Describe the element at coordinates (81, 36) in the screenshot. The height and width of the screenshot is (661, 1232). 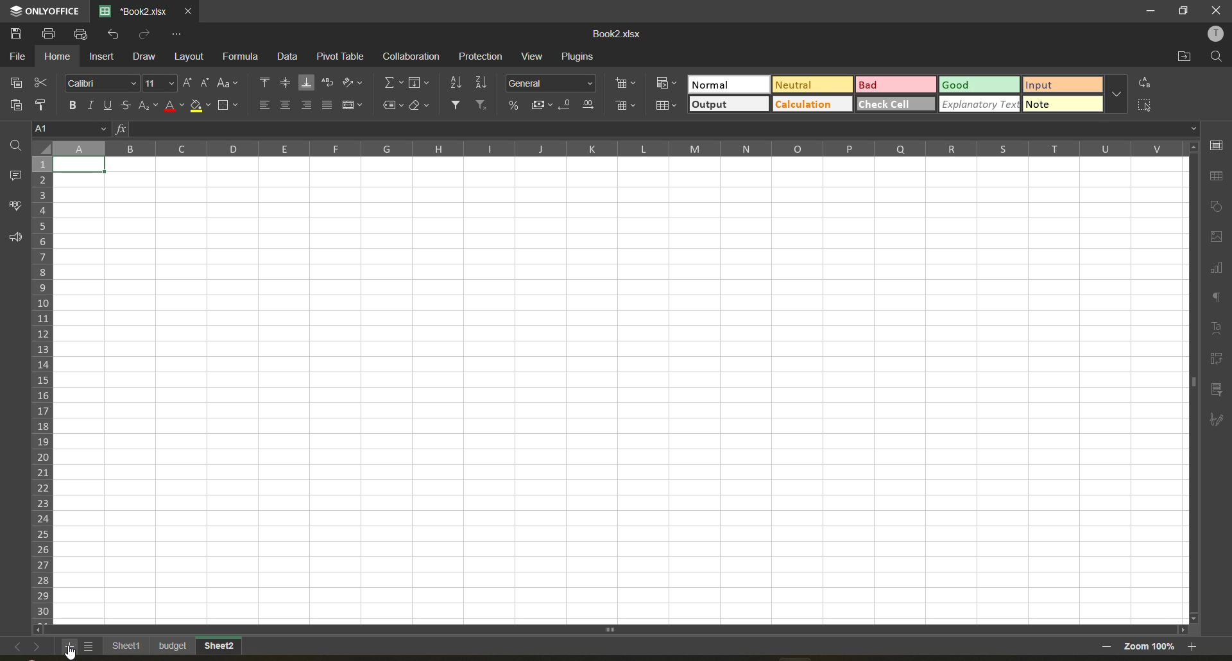
I see `quick print` at that location.